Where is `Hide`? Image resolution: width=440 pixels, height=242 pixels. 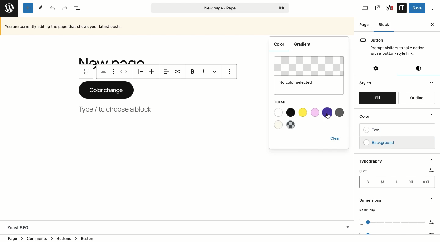 Hide is located at coordinates (428, 82).